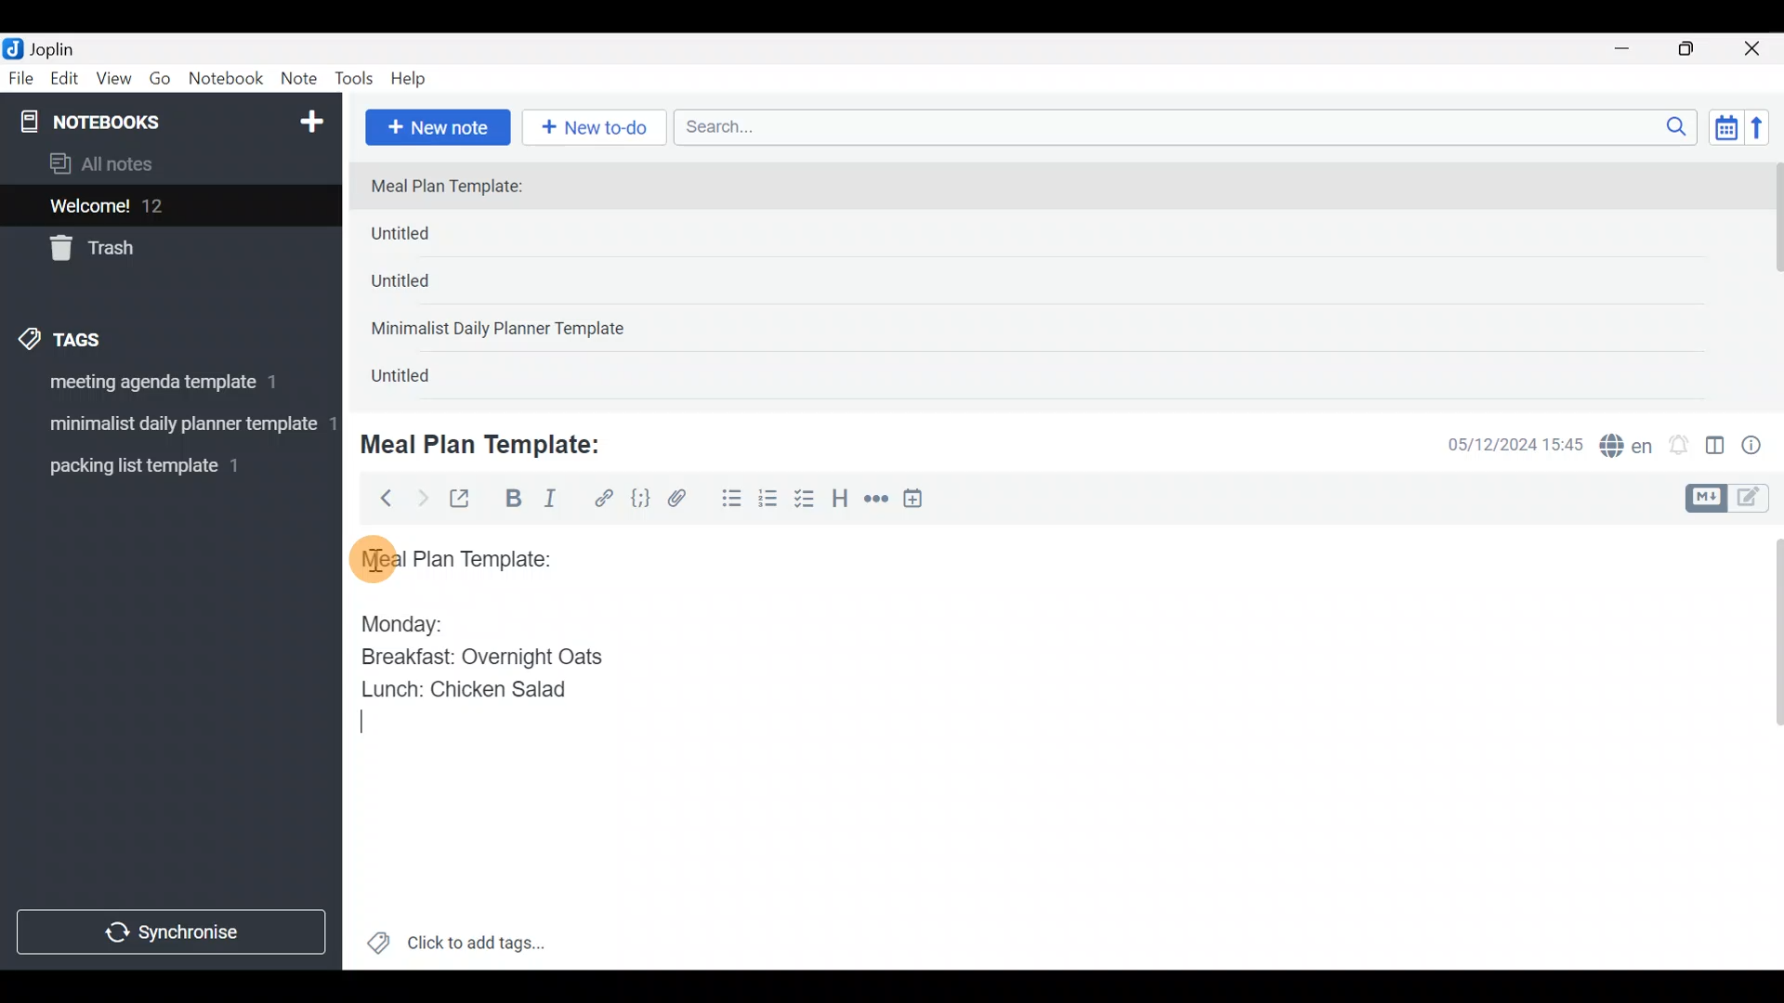 The height and width of the screenshot is (1003, 1784). I want to click on Tag 2, so click(170, 426).